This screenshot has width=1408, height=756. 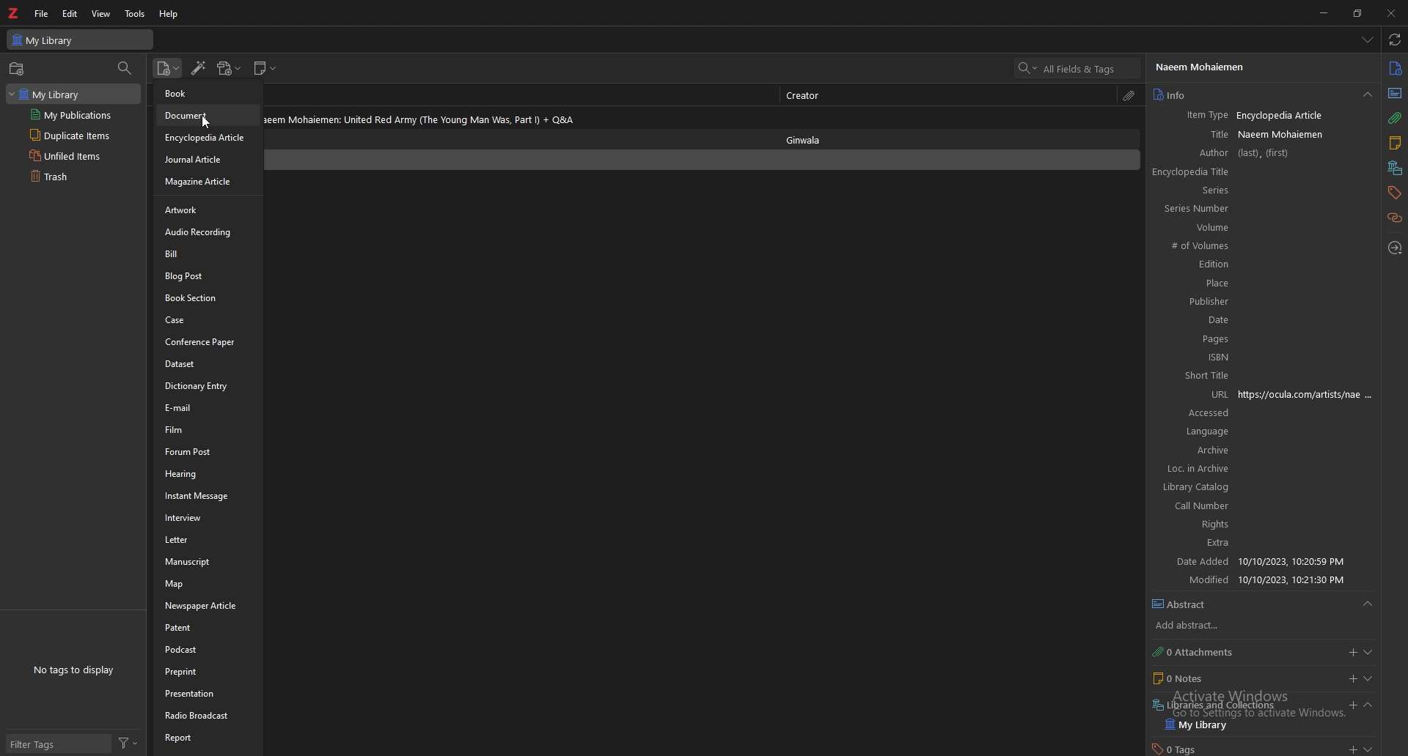 I want to click on pages, so click(x=1190, y=339).